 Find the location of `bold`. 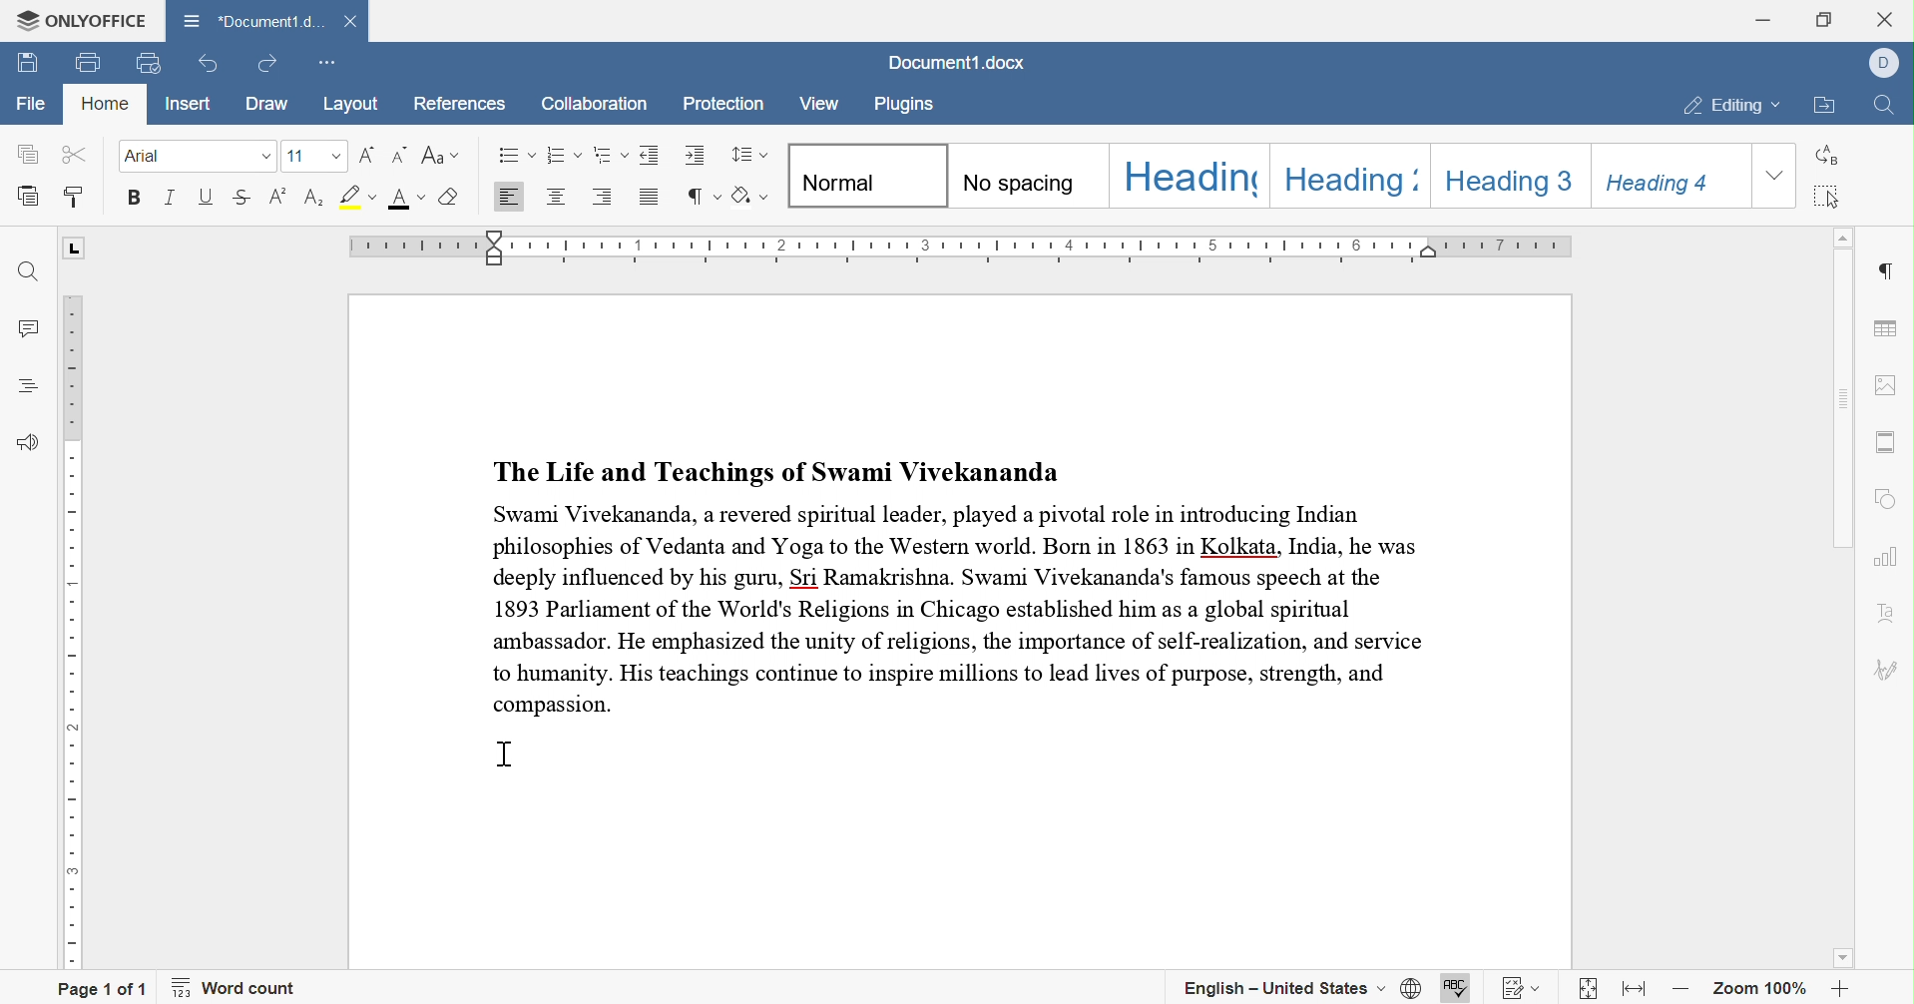

bold is located at coordinates (132, 196).